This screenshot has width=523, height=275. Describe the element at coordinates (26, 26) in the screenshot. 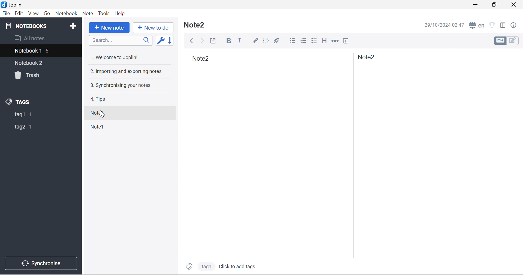

I see `NOTEBOOKS` at that location.